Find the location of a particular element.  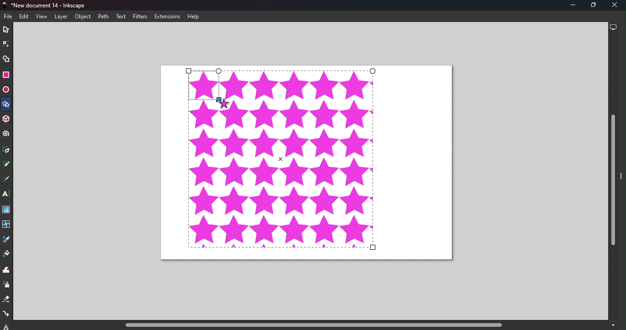

Canvas is located at coordinates (306, 165).